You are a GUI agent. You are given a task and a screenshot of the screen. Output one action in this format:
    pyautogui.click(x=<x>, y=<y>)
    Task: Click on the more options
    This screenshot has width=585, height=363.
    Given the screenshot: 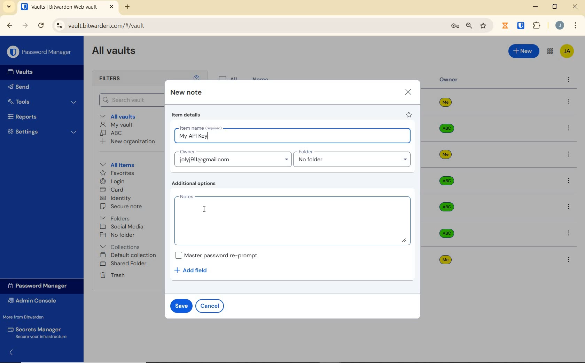 What is the action you would take?
    pyautogui.click(x=569, y=80)
    